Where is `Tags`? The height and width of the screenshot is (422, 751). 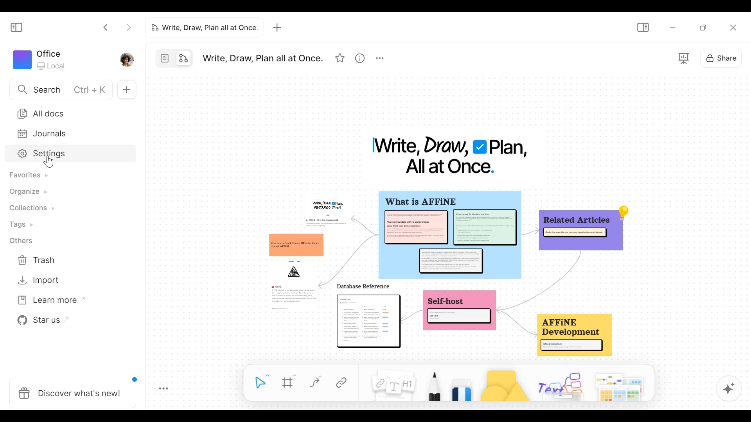
Tags is located at coordinates (24, 225).